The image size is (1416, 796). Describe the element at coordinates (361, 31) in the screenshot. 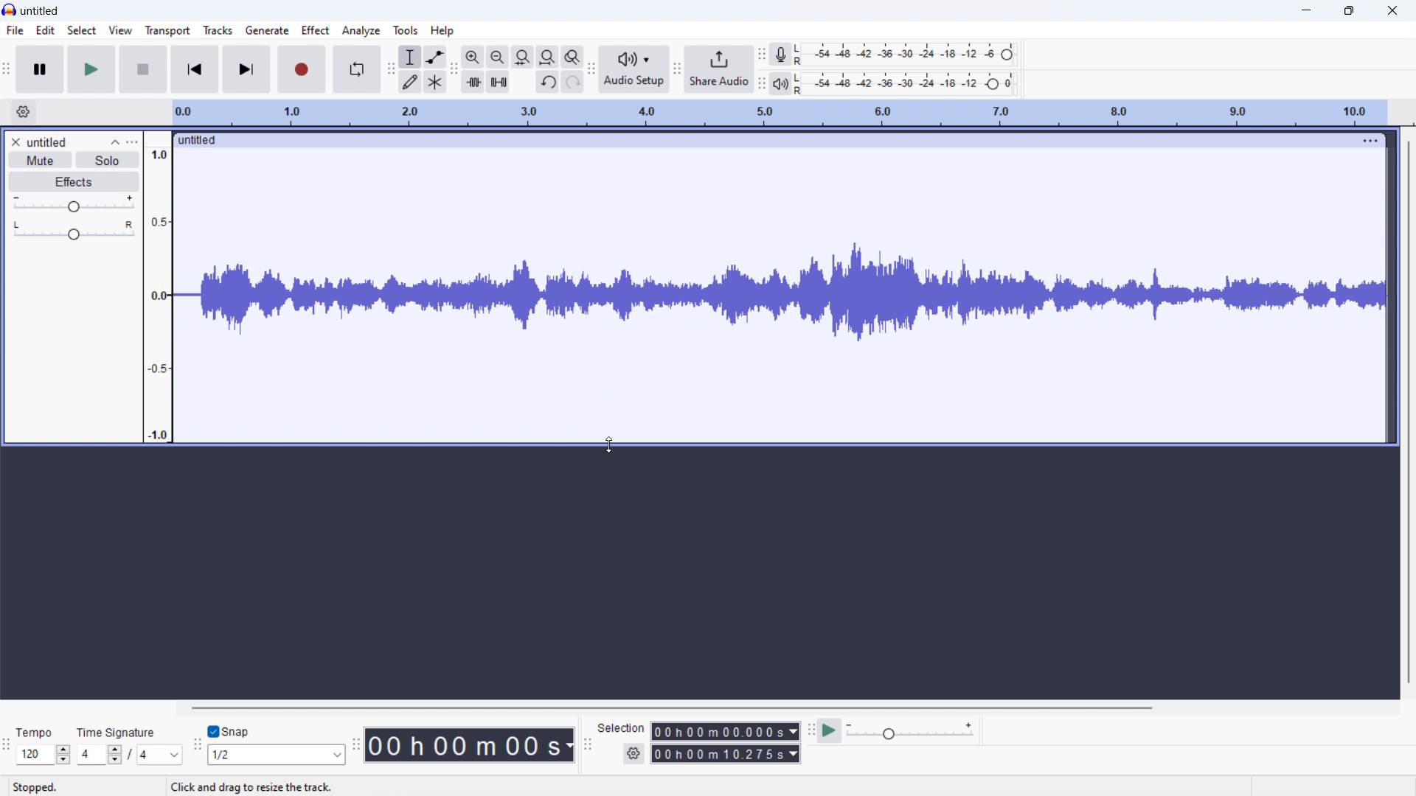

I see `analyze` at that location.